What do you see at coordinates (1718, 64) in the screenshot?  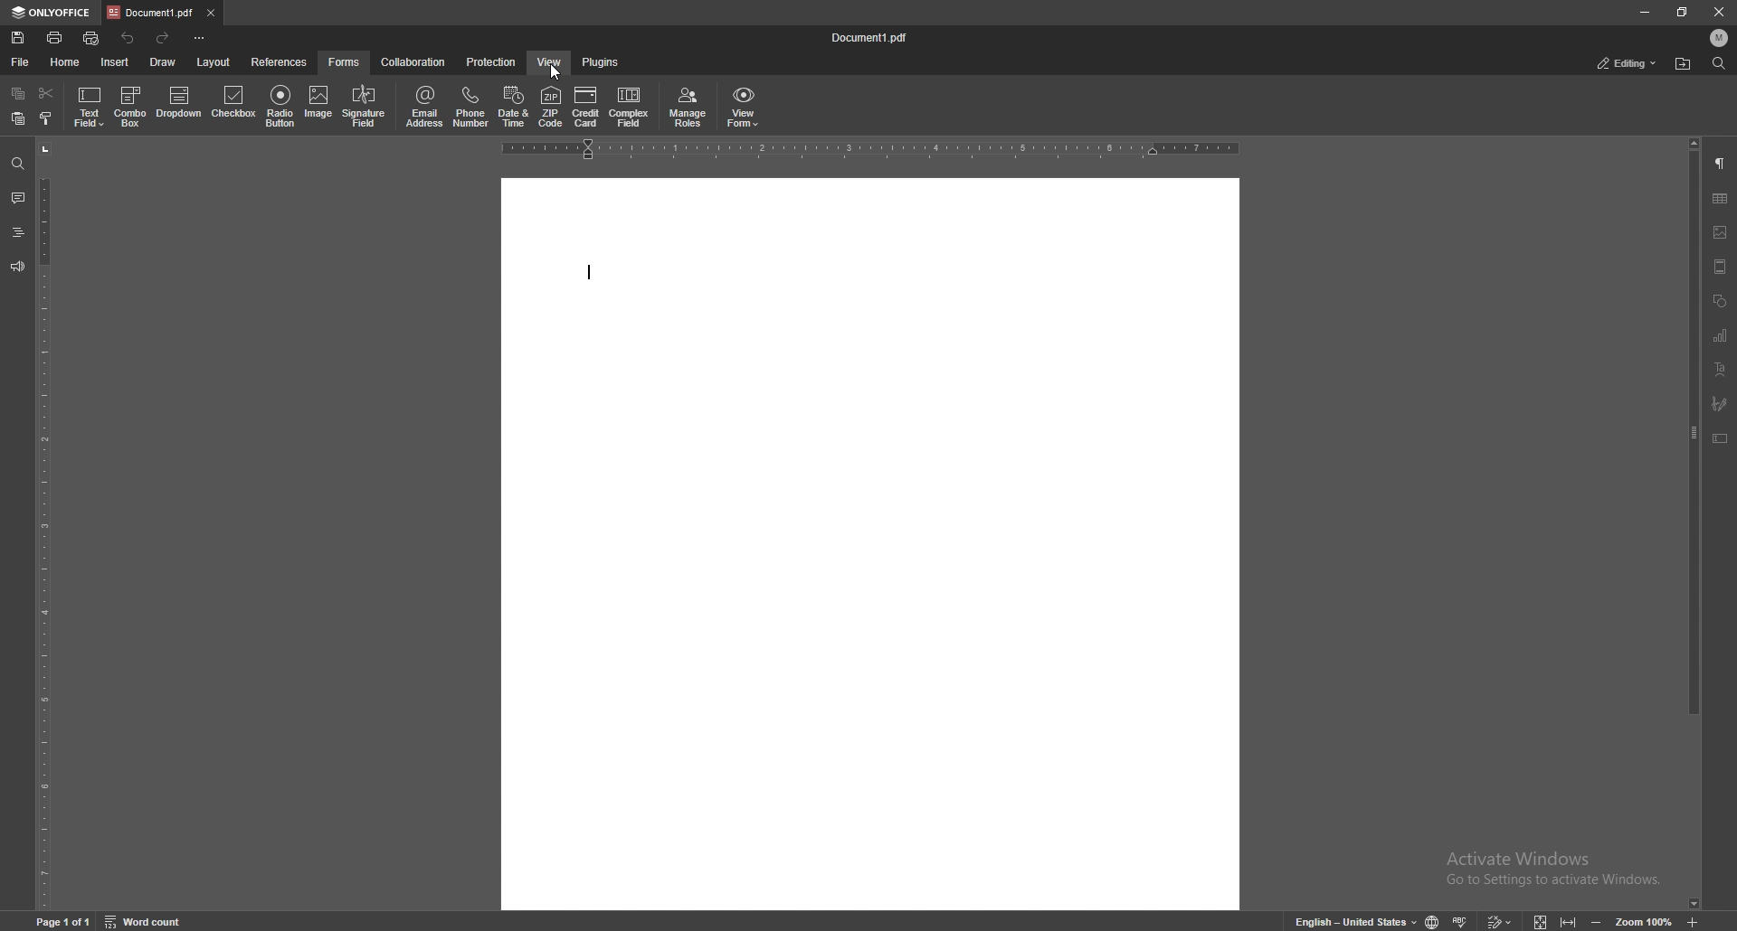 I see `find` at bounding box center [1718, 64].